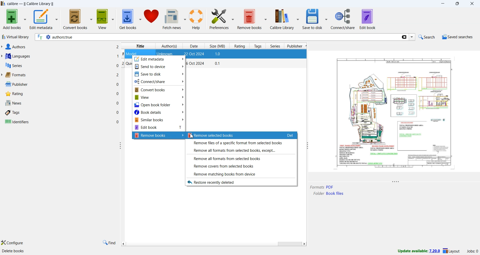  What do you see at coordinates (165, 53) in the screenshot?
I see `unknown` at bounding box center [165, 53].